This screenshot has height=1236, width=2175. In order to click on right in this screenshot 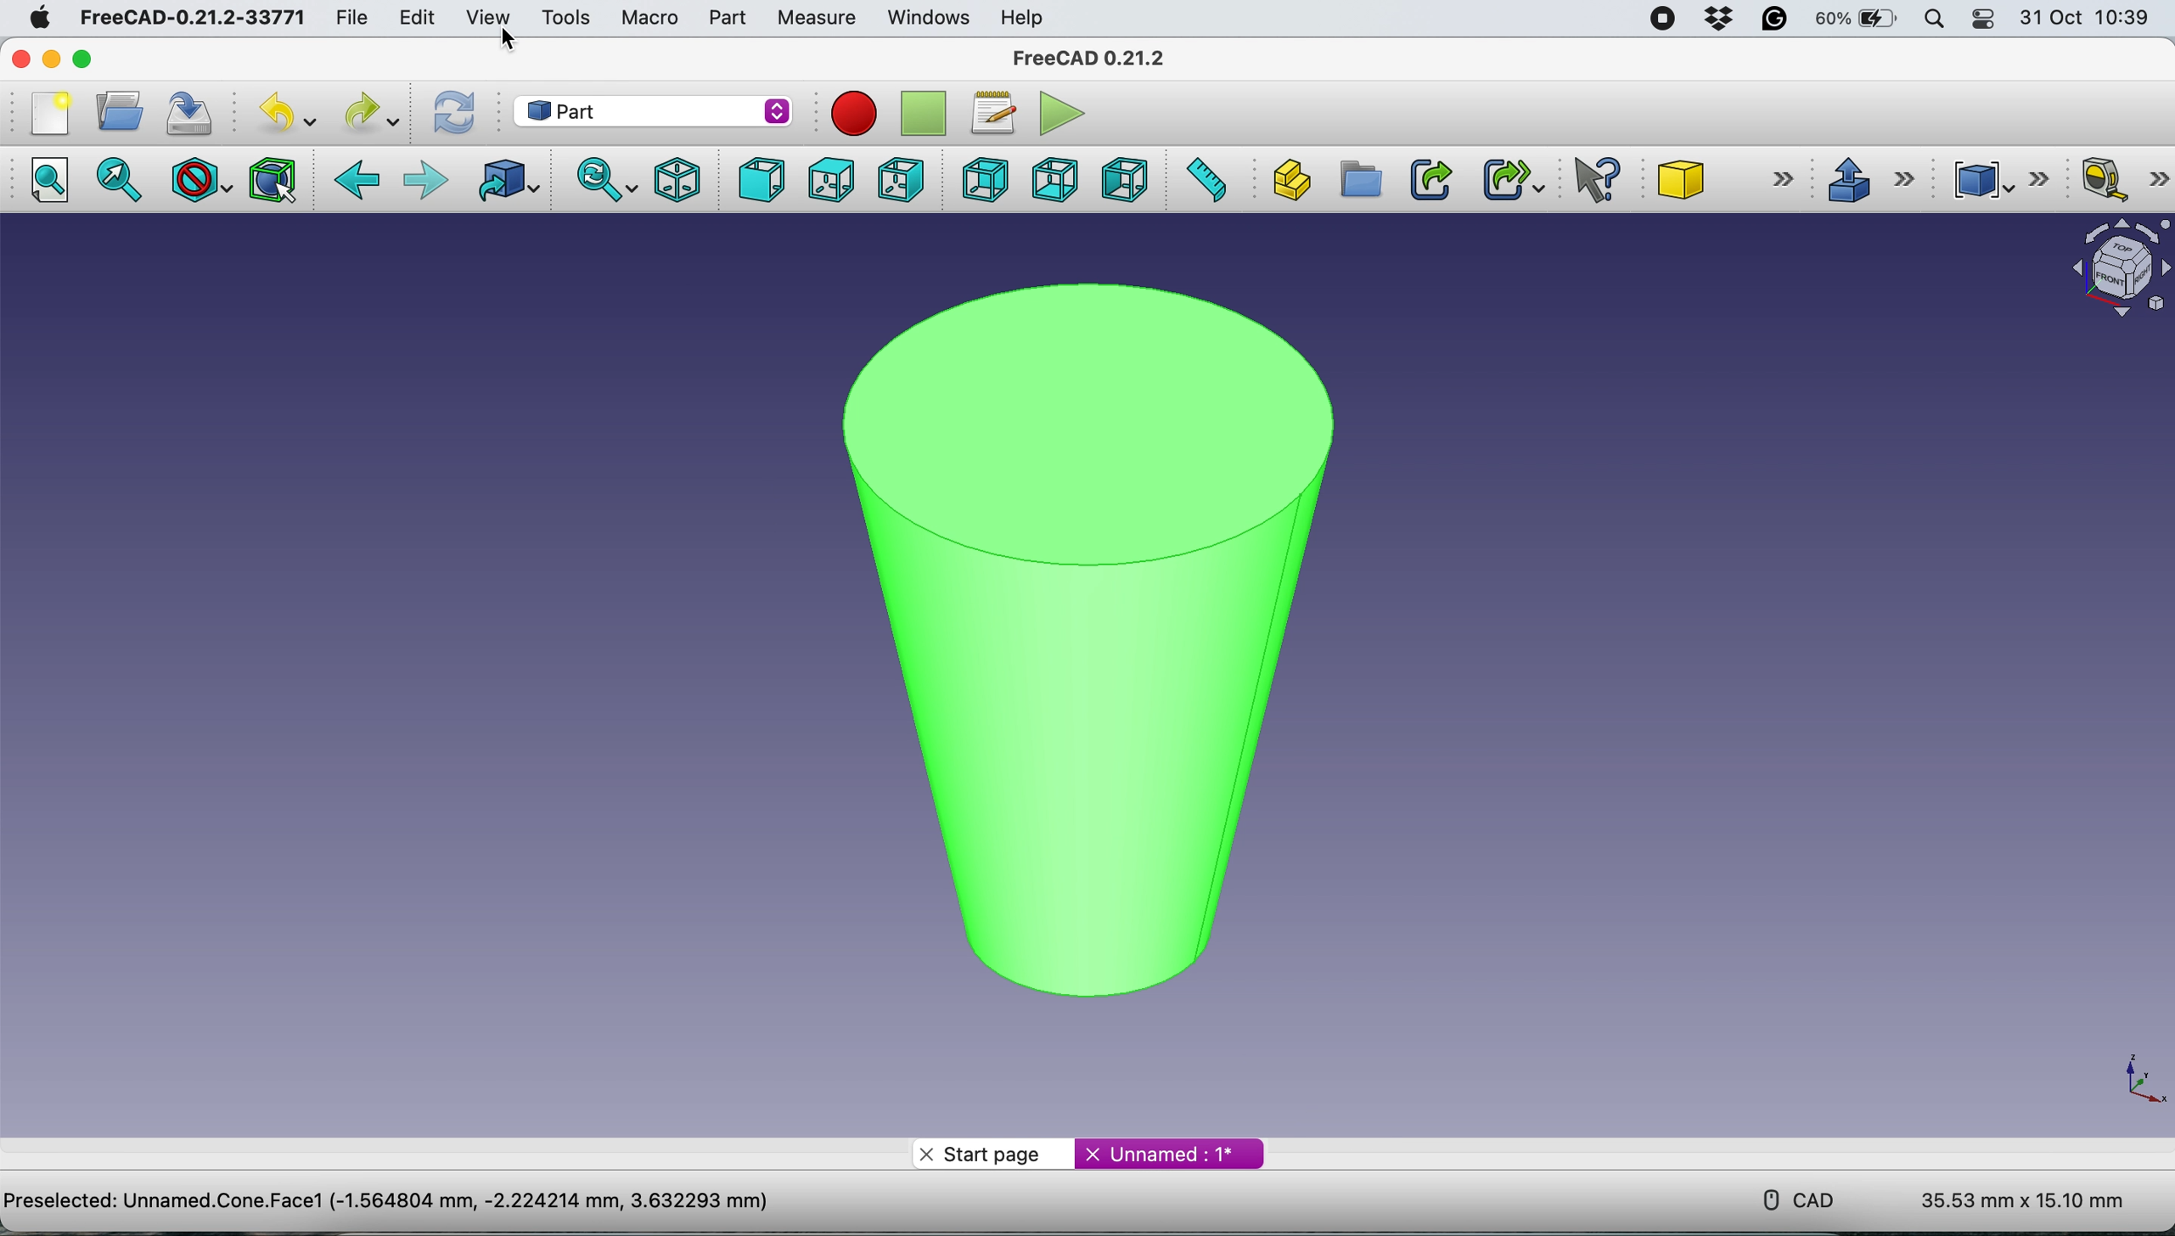, I will do `click(899, 178)`.